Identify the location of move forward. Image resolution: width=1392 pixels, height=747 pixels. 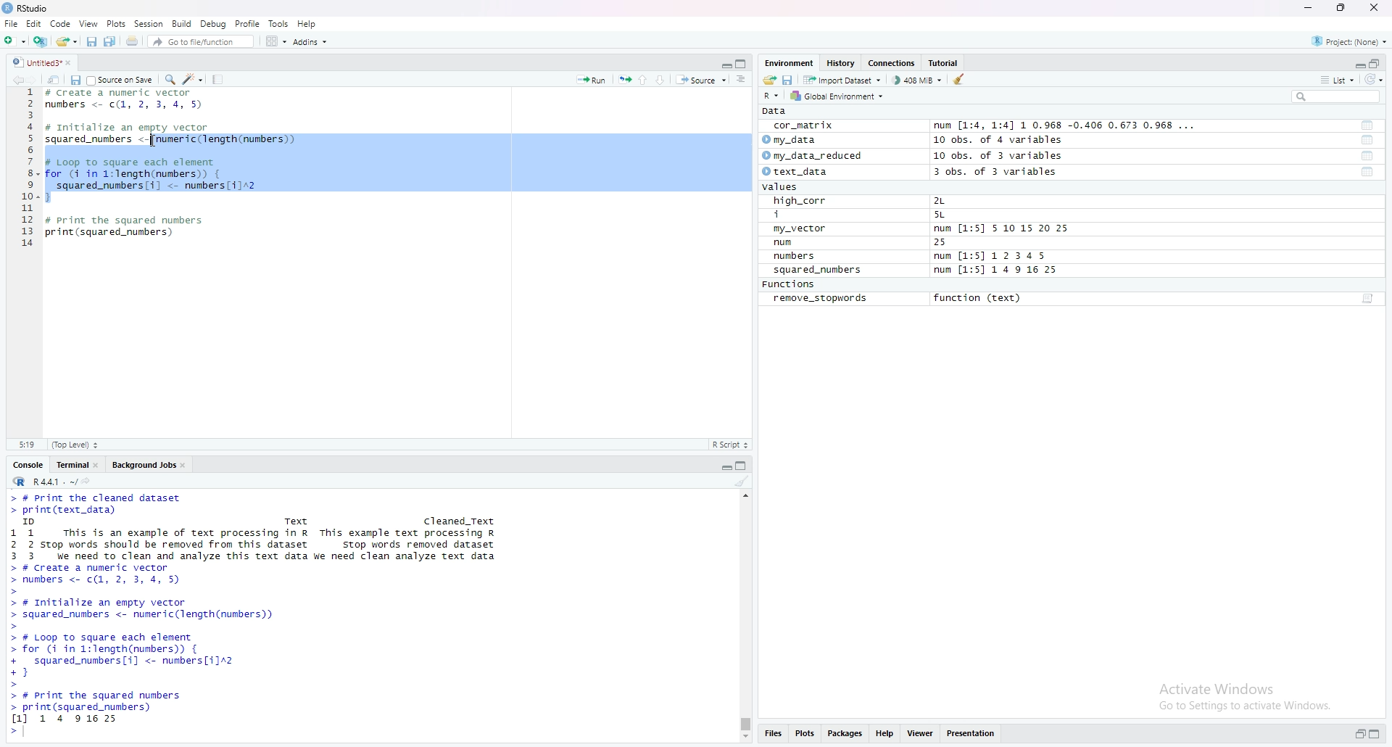
(36, 78).